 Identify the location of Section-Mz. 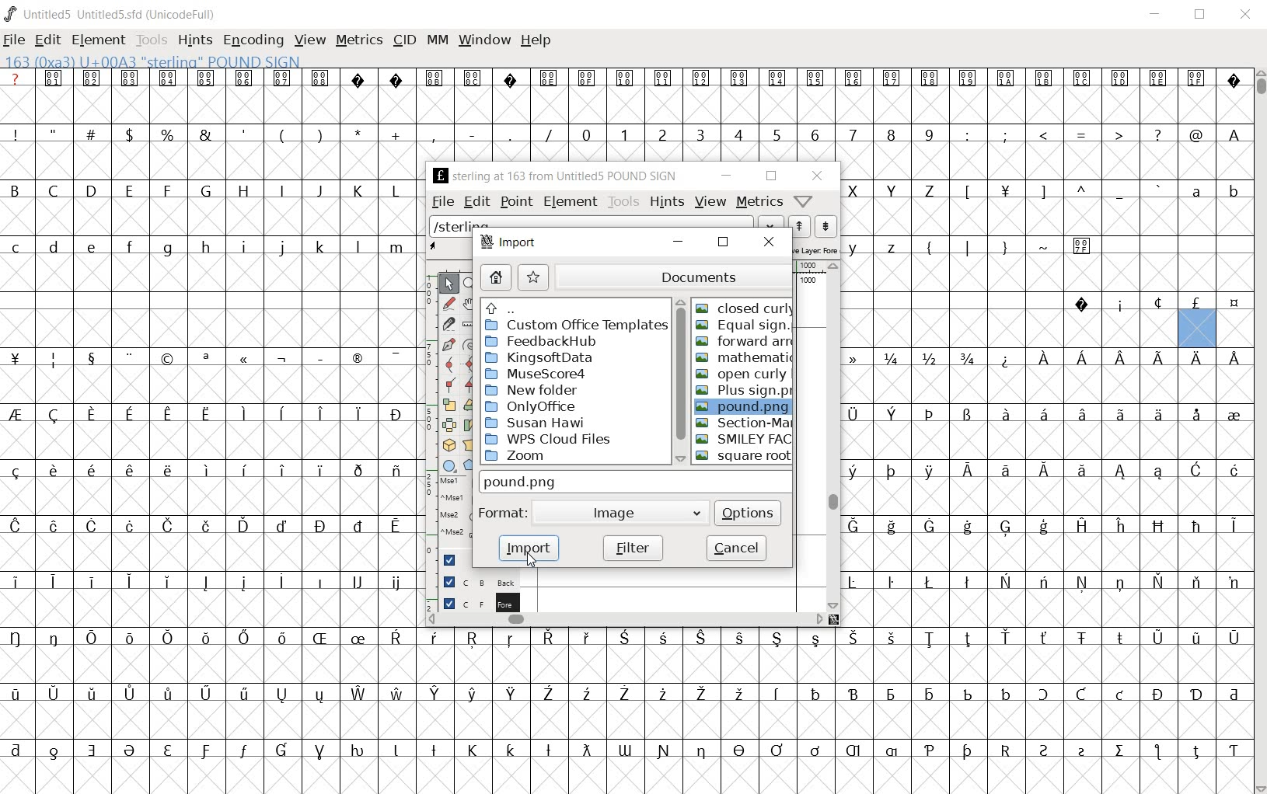
(739, 421).